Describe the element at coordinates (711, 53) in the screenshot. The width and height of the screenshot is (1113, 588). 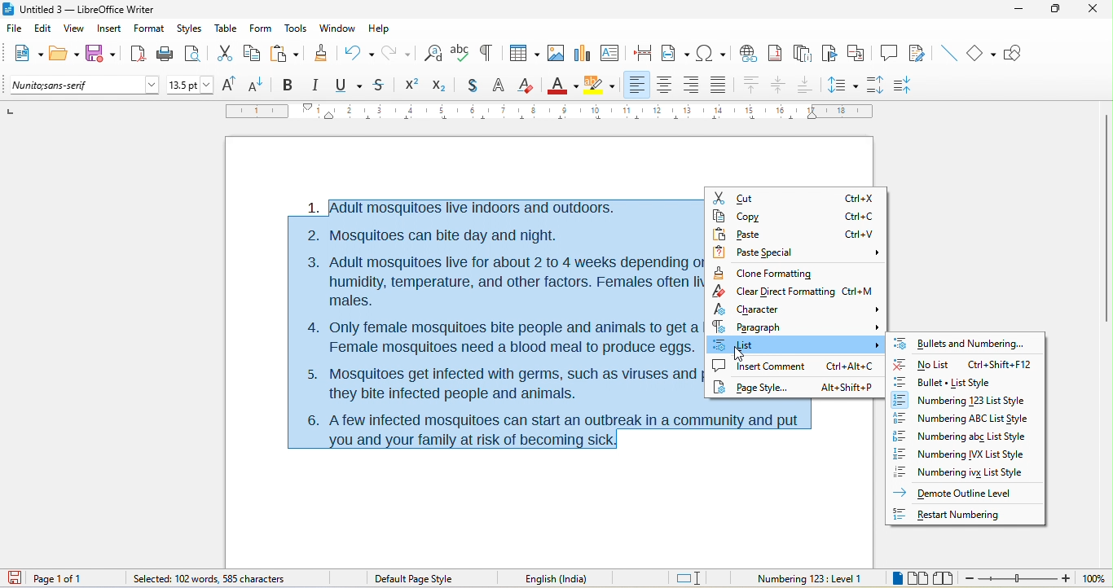
I see `special character` at that location.